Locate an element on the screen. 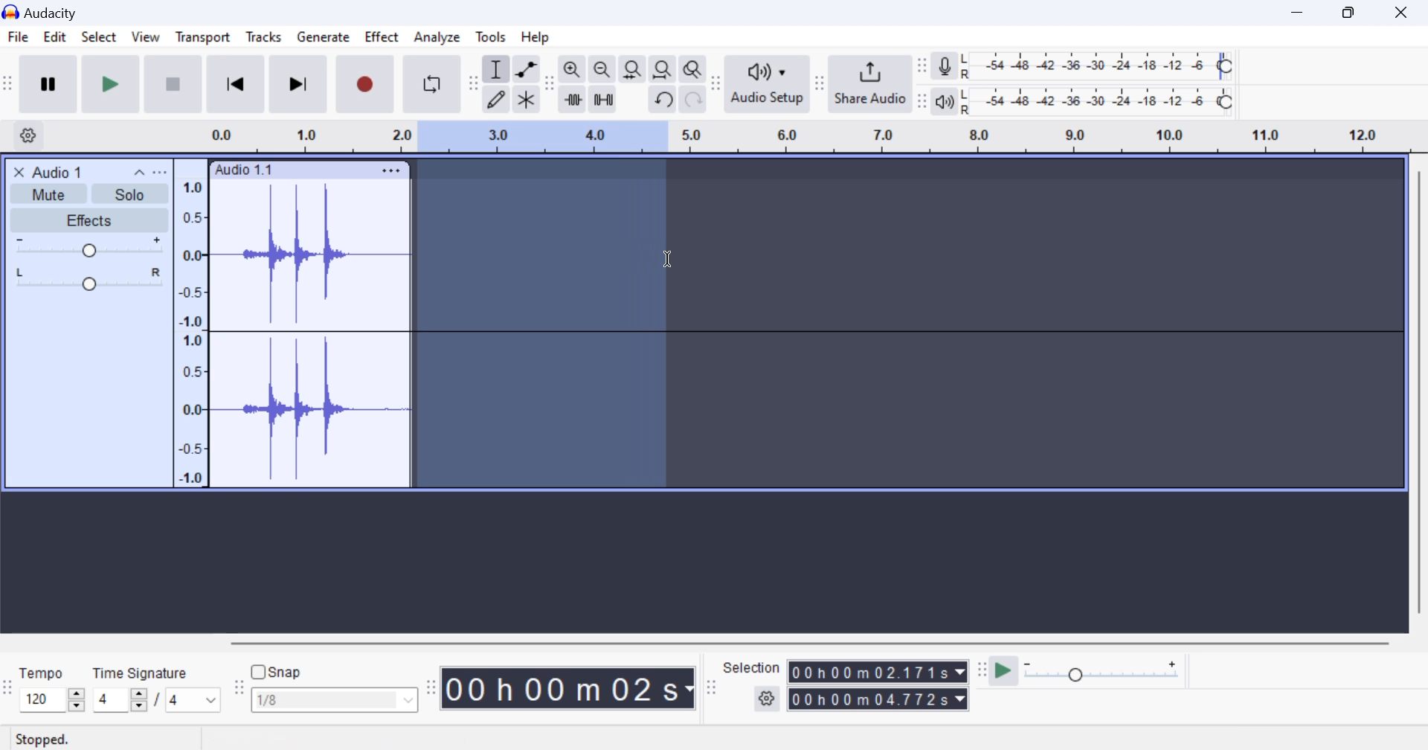 This screenshot has width=1428, height=750. Generate is located at coordinates (323, 38).